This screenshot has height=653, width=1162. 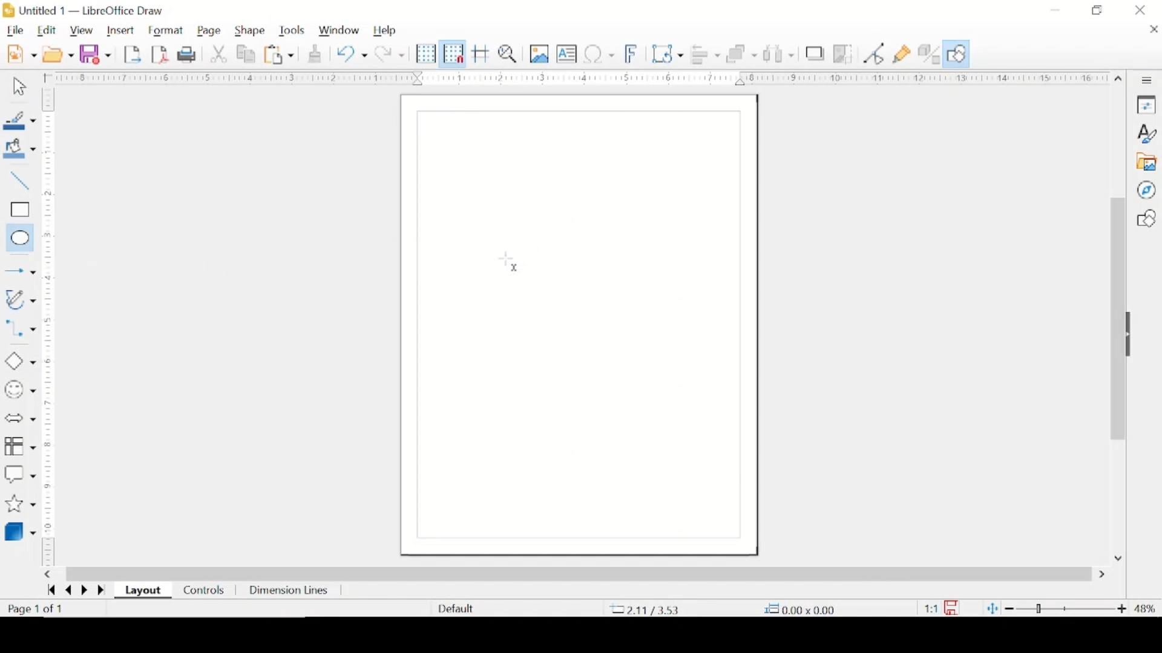 What do you see at coordinates (211, 31) in the screenshot?
I see `page` at bounding box center [211, 31].